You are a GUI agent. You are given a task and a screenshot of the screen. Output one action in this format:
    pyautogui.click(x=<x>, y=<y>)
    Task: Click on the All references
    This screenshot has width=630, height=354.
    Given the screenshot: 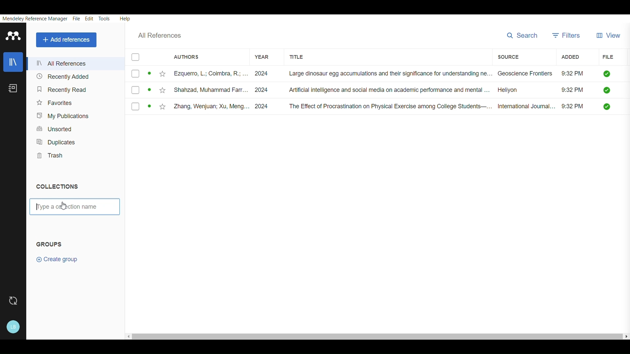 What is the action you would take?
    pyautogui.click(x=164, y=35)
    